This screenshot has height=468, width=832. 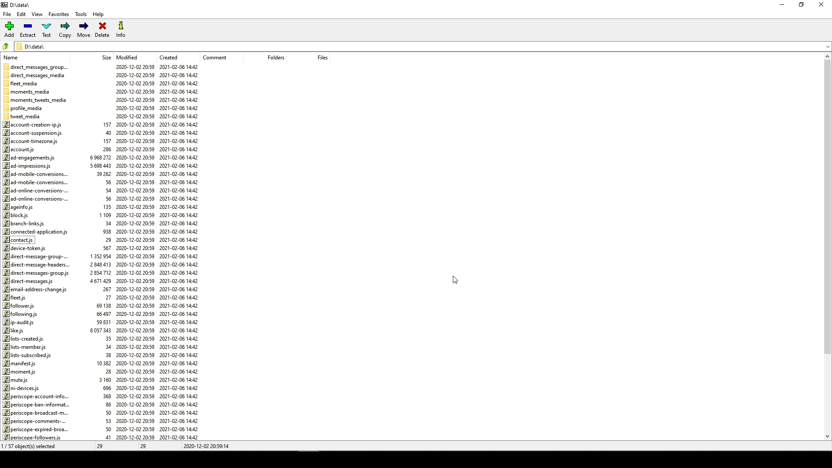 I want to click on 2020-12-02 20:59:14, so click(x=208, y=445).